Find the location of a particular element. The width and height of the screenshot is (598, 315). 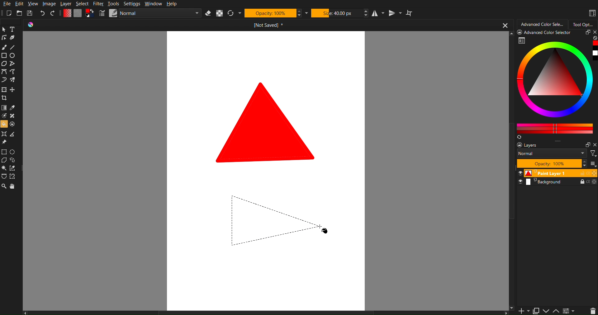

Advanced Color Selector is located at coordinates (542, 24).